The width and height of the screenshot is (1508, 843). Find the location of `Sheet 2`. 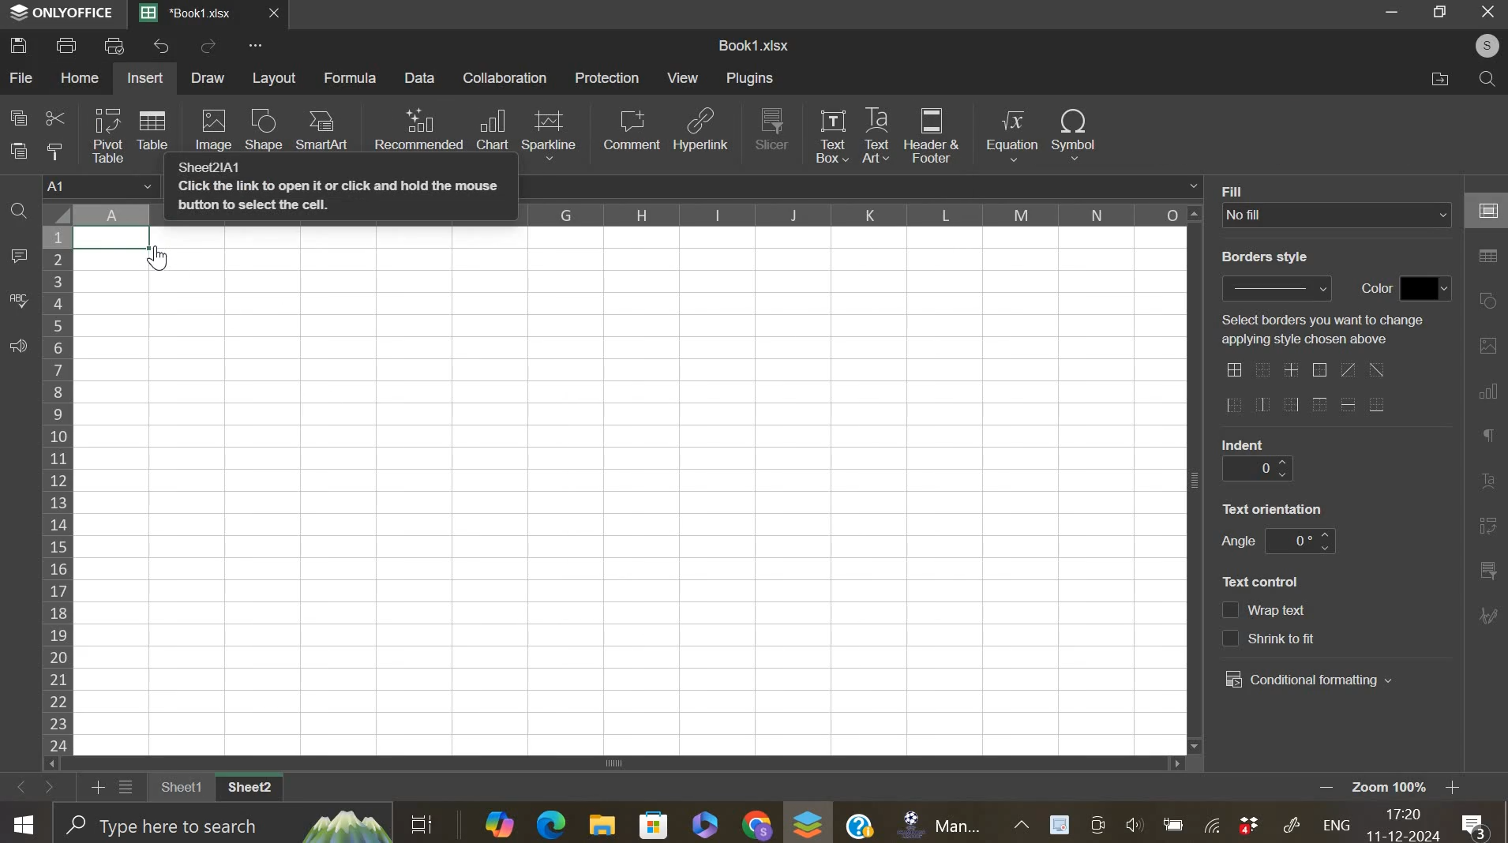

Sheet 2 is located at coordinates (251, 789).